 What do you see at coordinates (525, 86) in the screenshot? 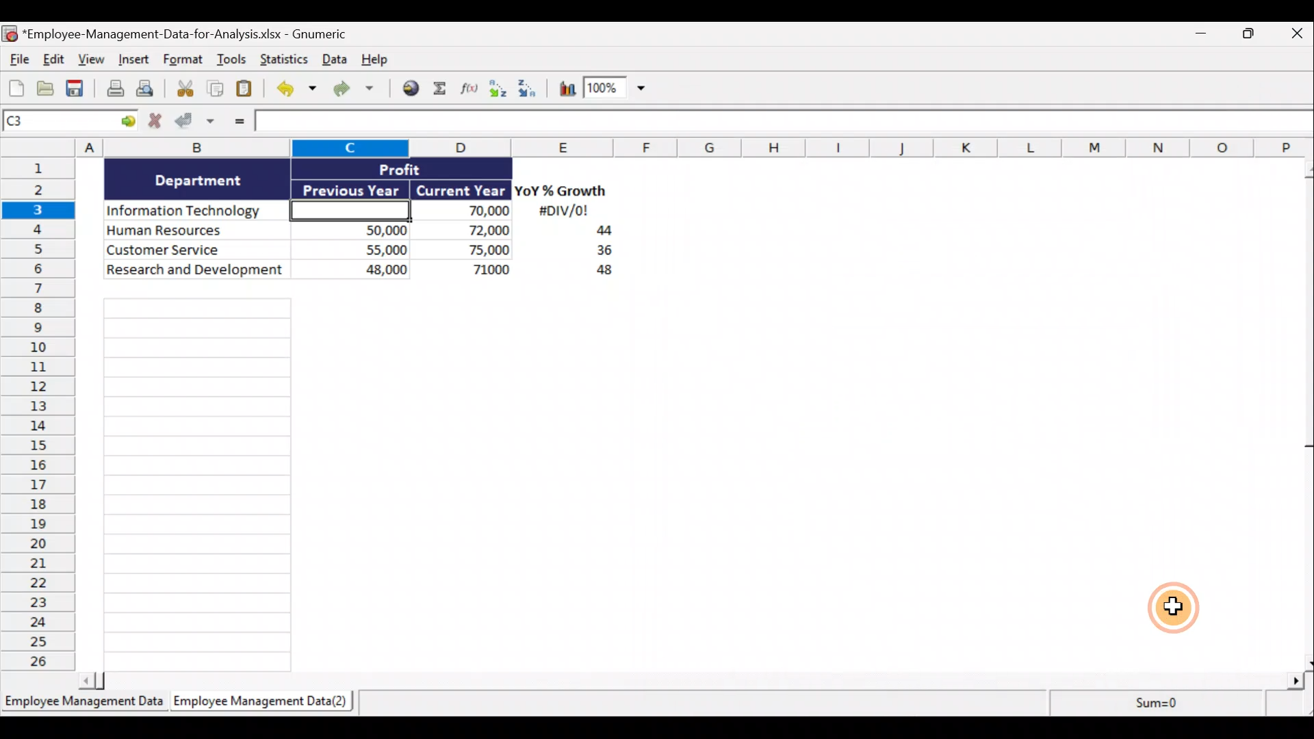
I see `Sort descending` at bounding box center [525, 86].